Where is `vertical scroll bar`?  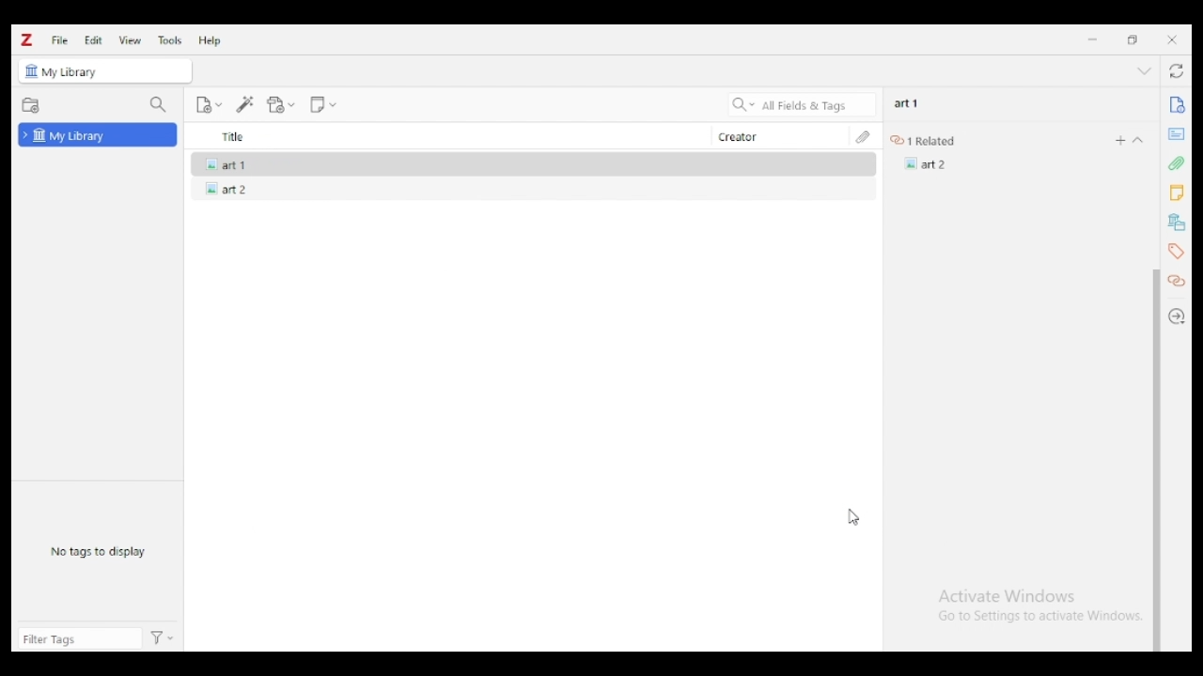
vertical scroll bar is located at coordinates (1156, 460).